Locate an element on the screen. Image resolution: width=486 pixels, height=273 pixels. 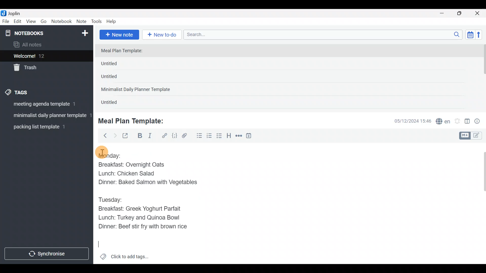
Click to add tags is located at coordinates (124, 258).